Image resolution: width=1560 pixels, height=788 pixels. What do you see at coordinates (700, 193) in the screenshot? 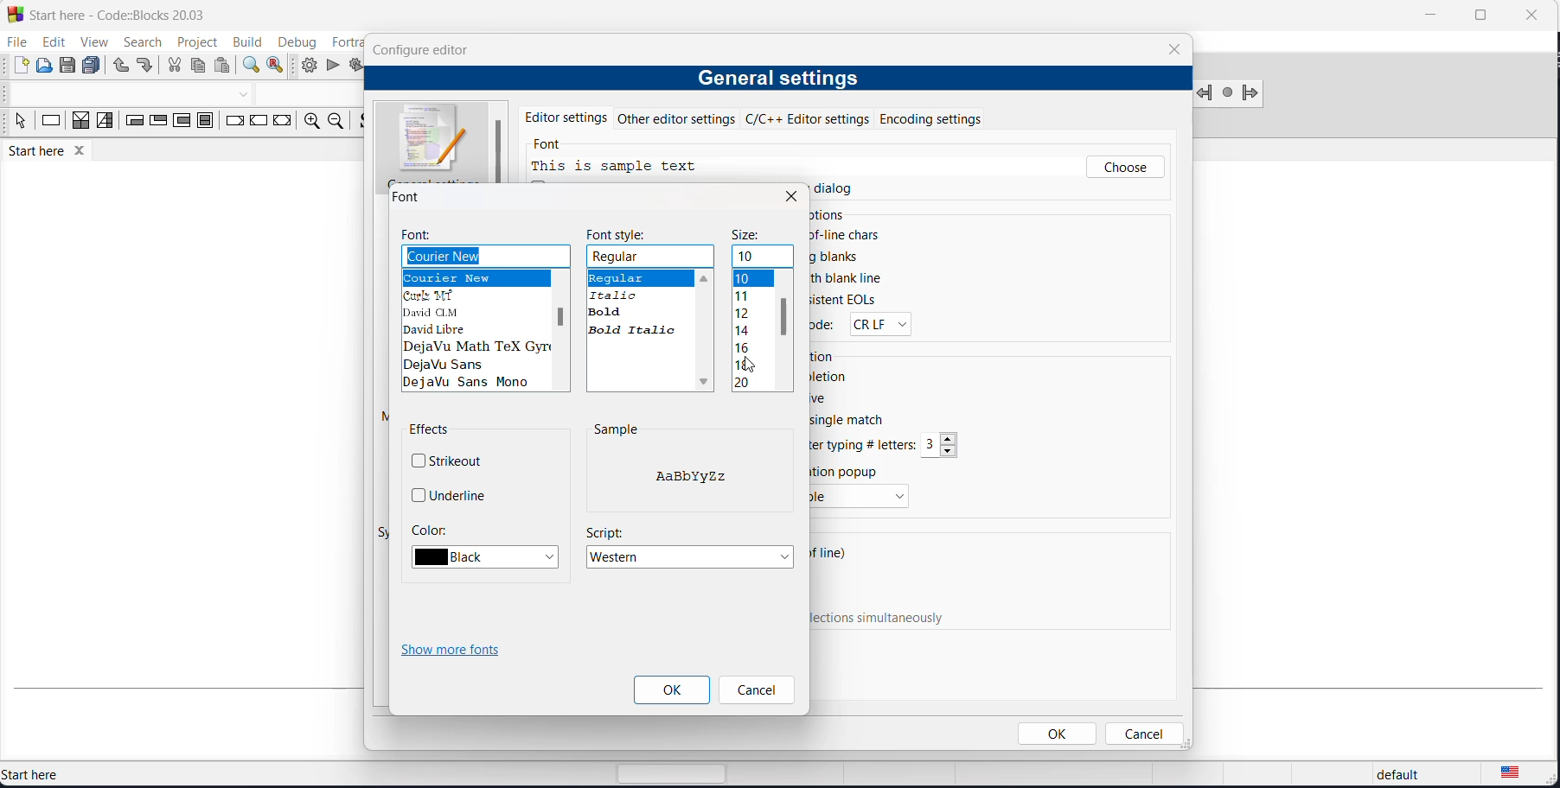
I see `reset zoom checkbox` at bounding box center [700, 193].